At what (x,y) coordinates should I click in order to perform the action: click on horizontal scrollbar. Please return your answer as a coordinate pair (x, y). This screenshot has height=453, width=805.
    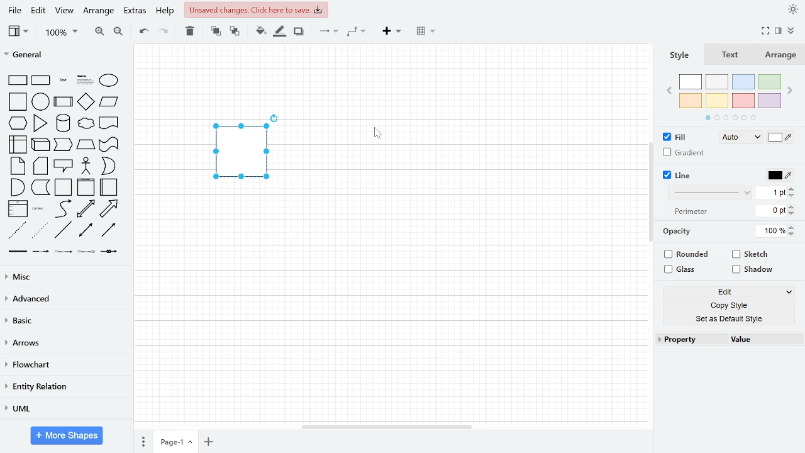
    Looking at the image, I should click on (386, 427).